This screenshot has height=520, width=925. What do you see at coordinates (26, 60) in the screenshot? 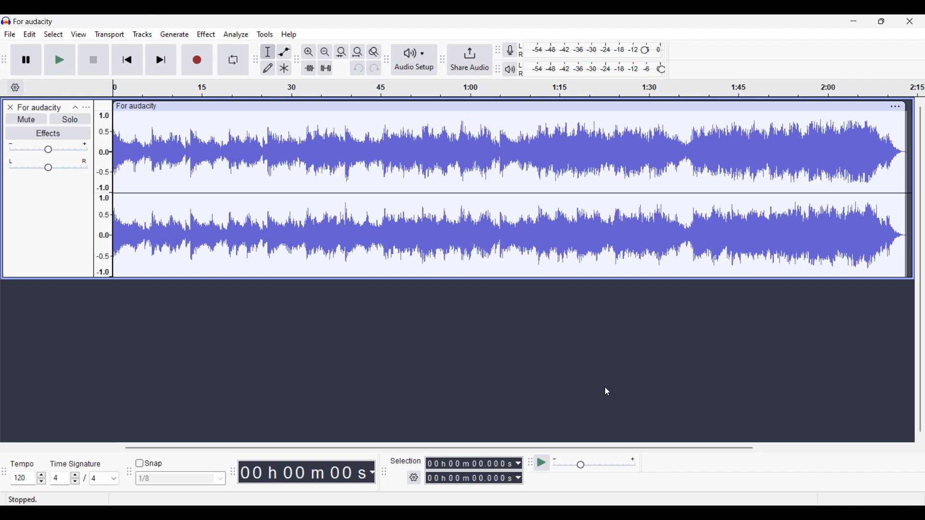
I see `Pause` at bounding box center [26, 60].